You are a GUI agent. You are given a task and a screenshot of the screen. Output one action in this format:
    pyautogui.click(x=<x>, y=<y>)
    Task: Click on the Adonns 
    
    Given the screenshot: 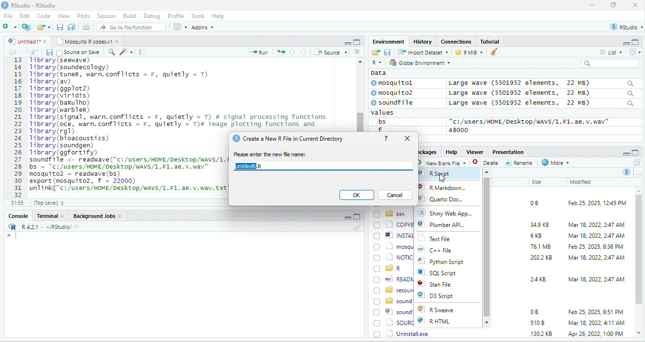 What is the action you would take?
    pyautogui.click(x=203, y=29)
    